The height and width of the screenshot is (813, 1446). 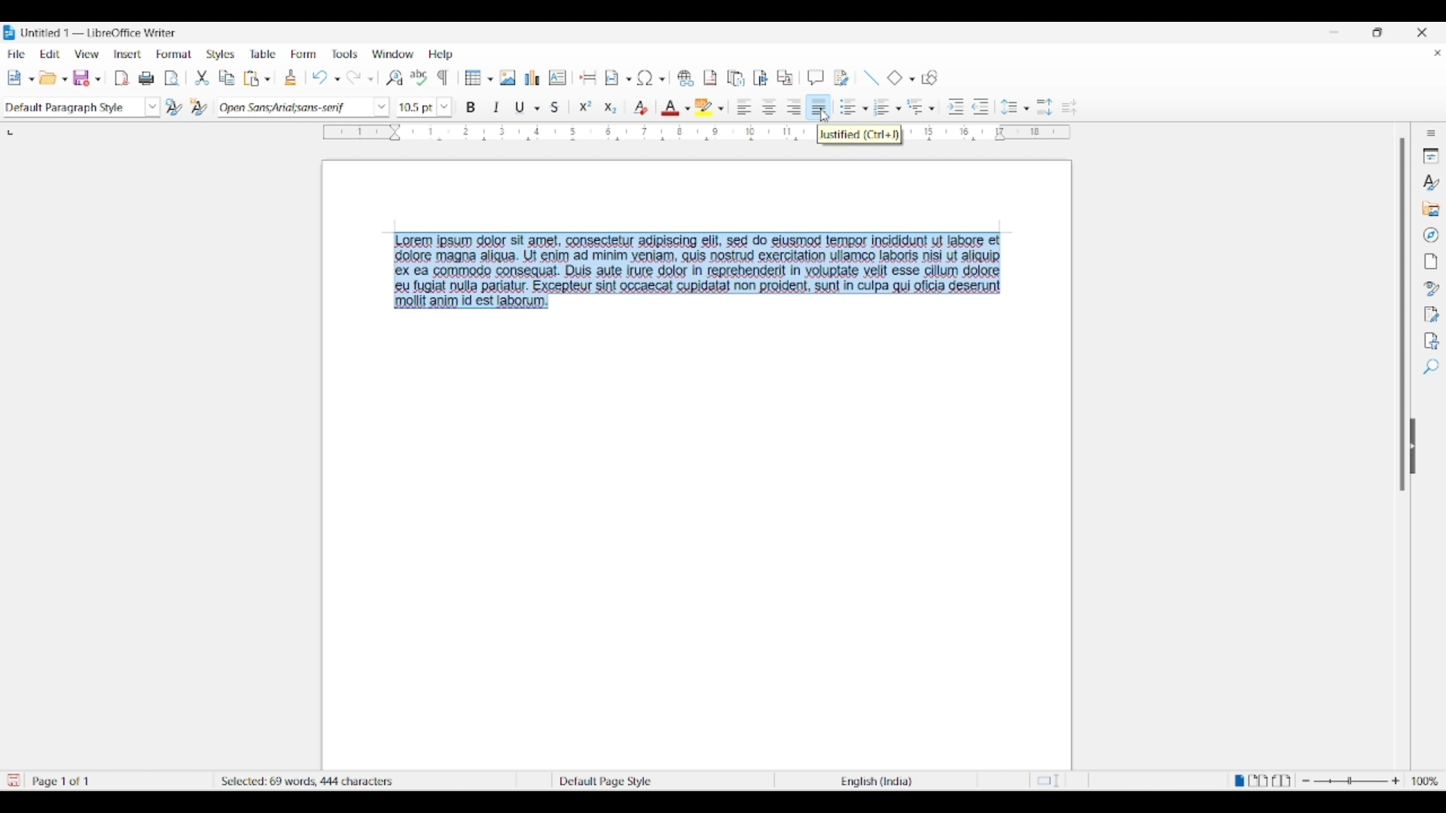 What do you see at coordinates (1069, 107) in the screenshot?
I see `Decrease line spacing` at bounding box center [1069, 107].